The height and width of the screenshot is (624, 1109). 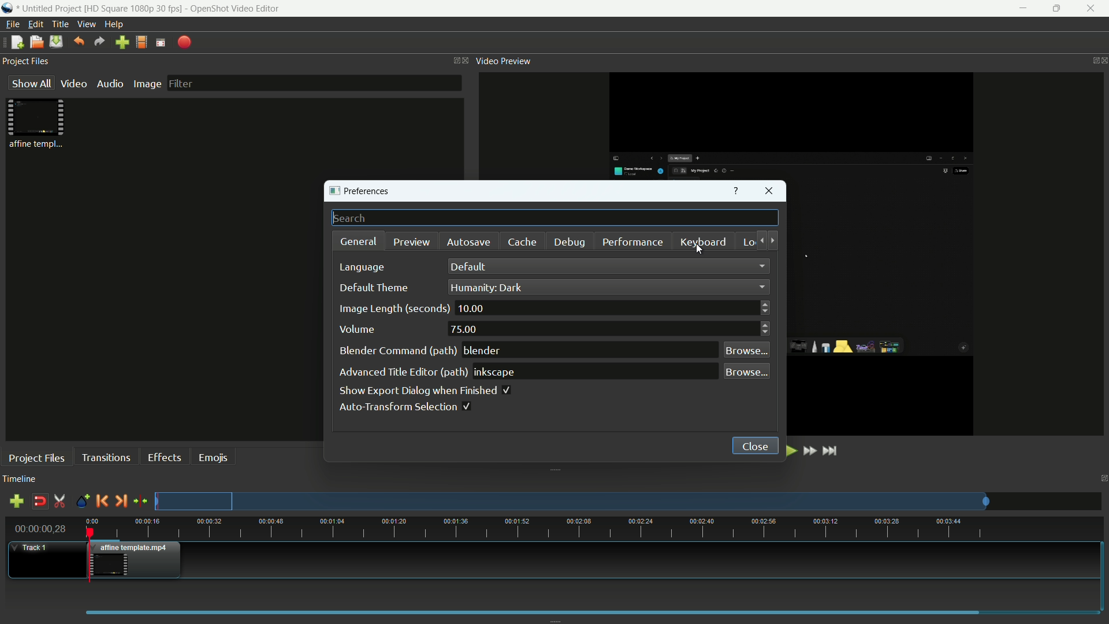 What do you see at coordinates (412, 242) in the screenshot?
I see `preview` at bounding box center [412, 242].